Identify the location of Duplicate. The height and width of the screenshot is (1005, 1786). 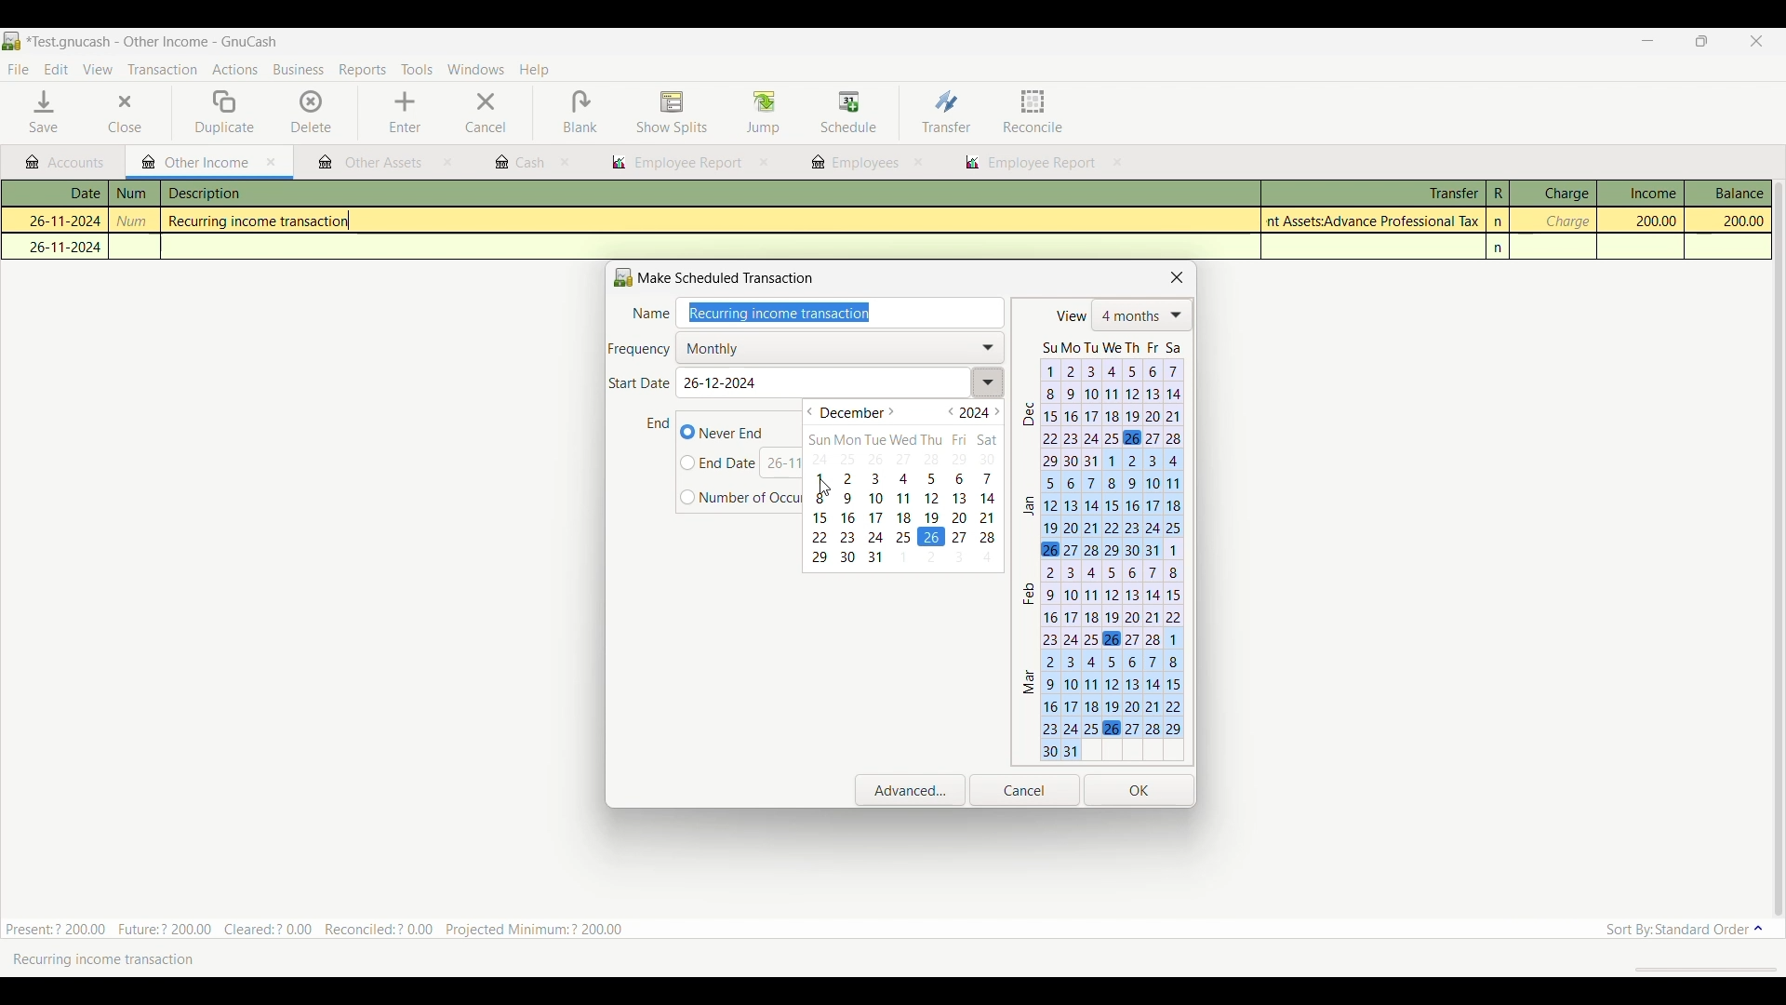
(225, 113).